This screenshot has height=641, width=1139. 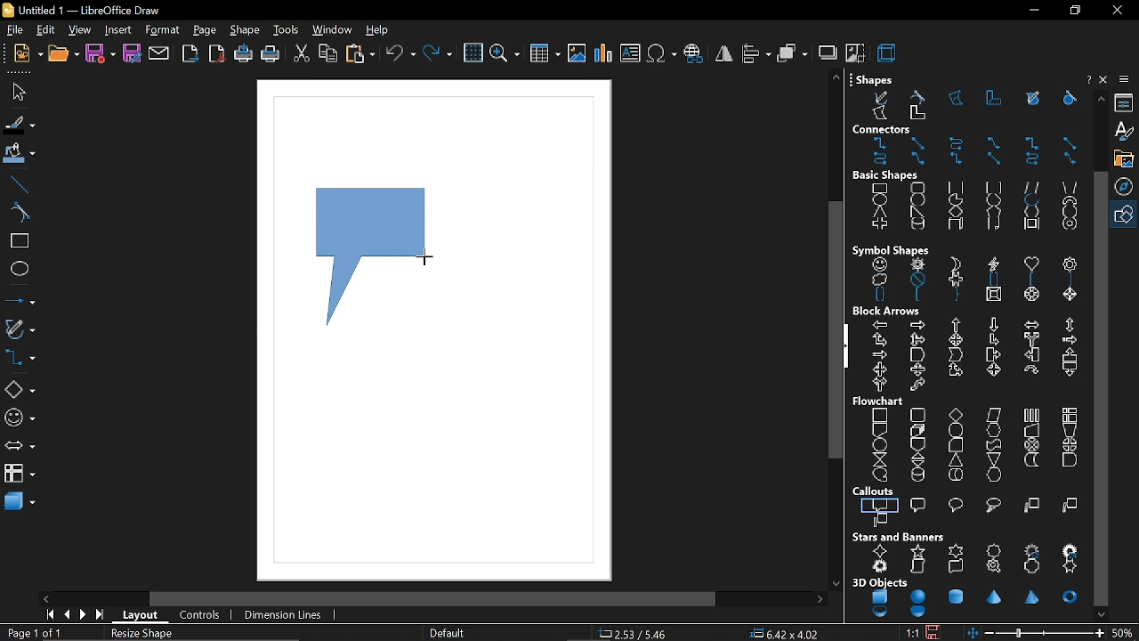 What do you see at coordinates (881, 519) in the screenshot?
I see `line 3` at bounding box center [881, 519].